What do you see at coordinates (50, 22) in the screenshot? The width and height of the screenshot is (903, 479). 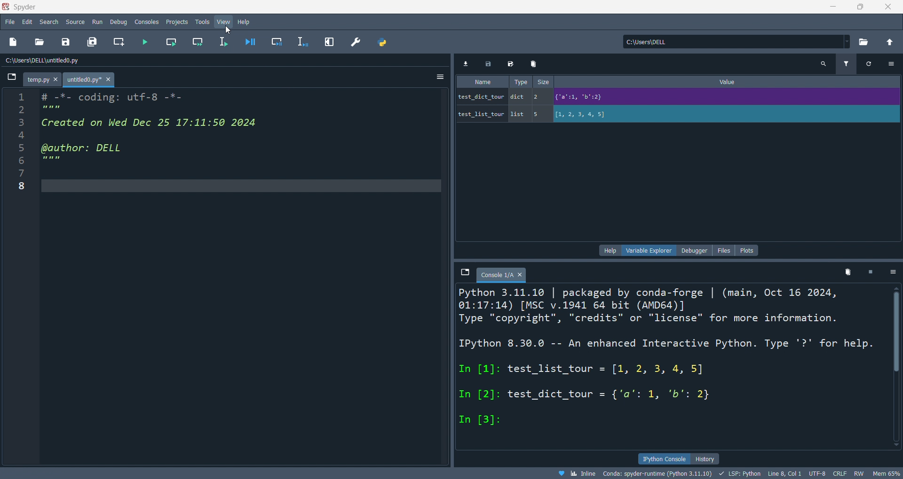 I see `search` at bounding box center [50, 22].